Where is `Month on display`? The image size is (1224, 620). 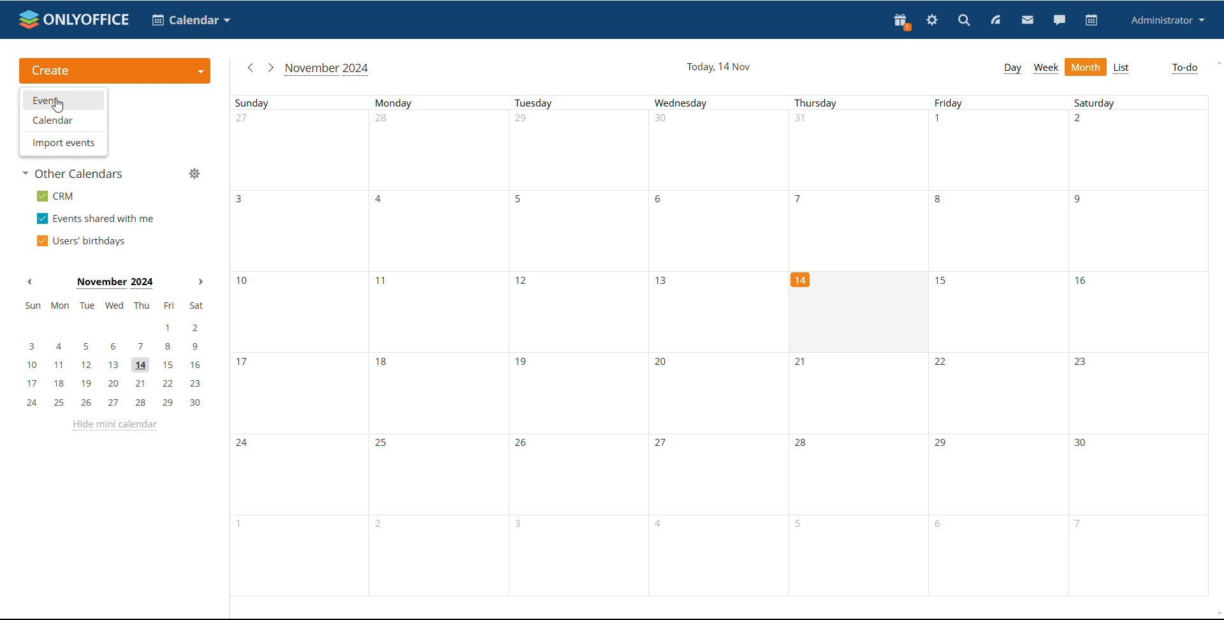
Month on display is located at coordinates (115, 283).